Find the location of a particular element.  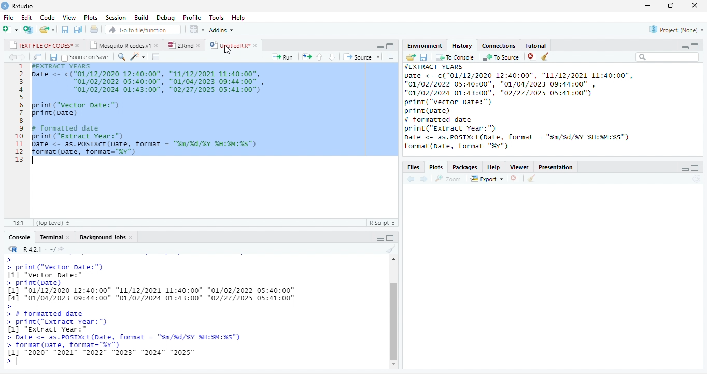

scroll down is located at coordinates (394, 364).